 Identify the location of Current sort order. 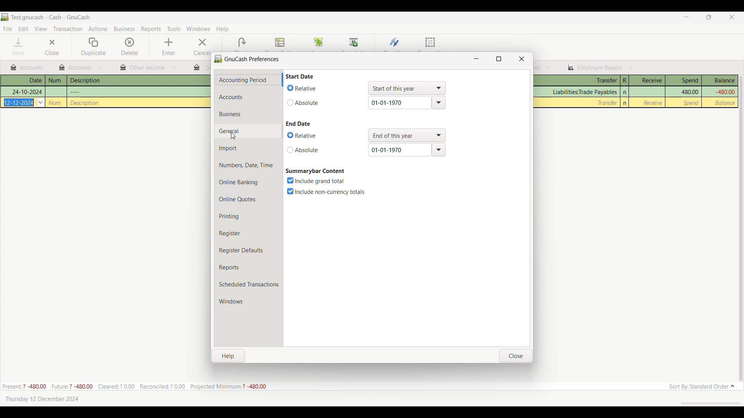
(702, 387).